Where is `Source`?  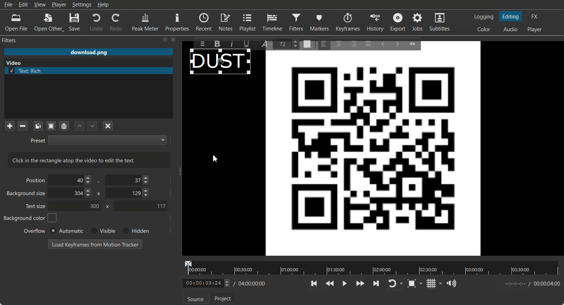
Source is located at coordinates (194, 300).